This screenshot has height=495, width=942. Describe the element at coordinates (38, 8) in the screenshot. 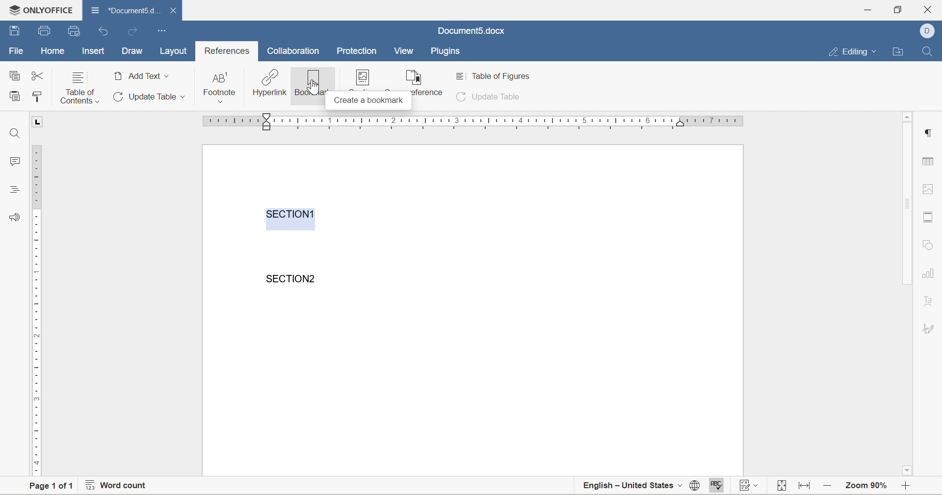

I see `ONLYOFFICE` at that location.